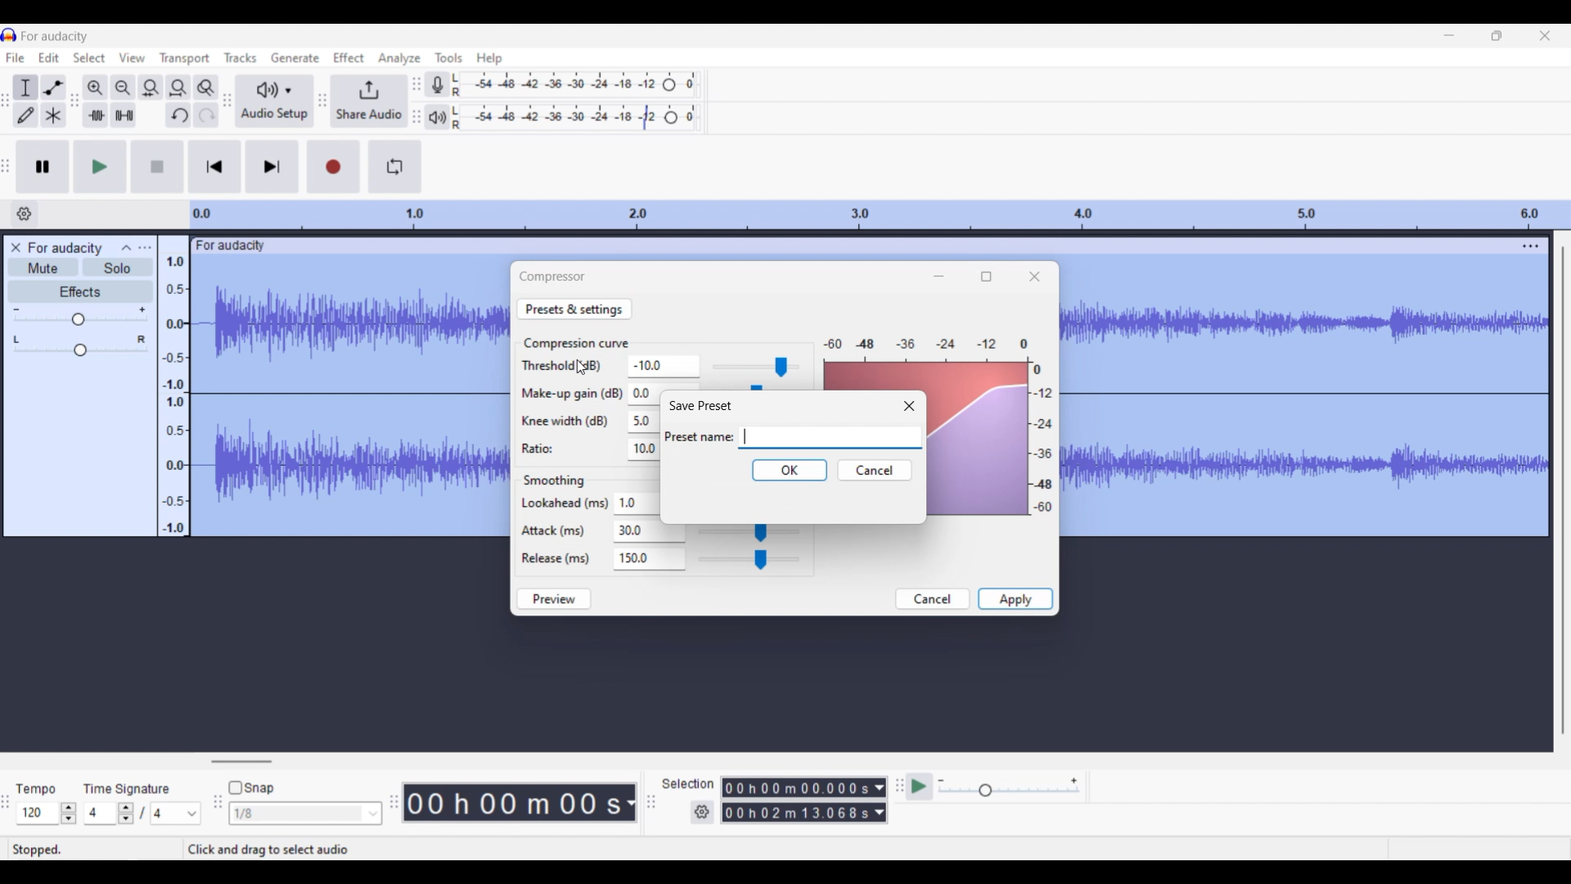 The height and width of the screenshot is (884, 1571). I want to click on Project name, so click(66, 248).